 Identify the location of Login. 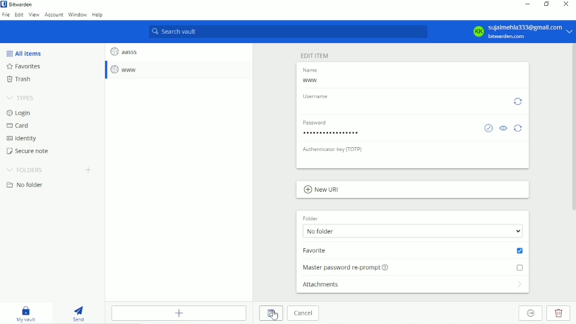
(18, 113).